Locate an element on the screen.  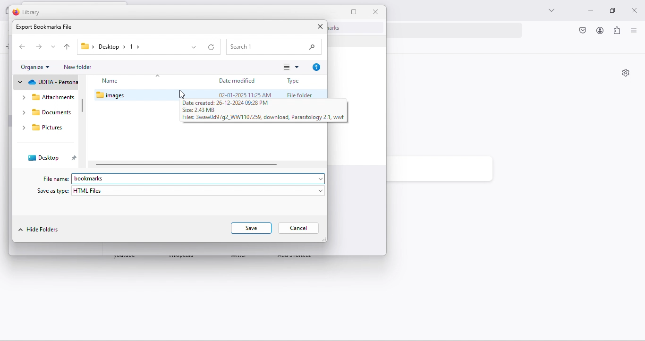
hide folders is located at coordinates (40, 230).